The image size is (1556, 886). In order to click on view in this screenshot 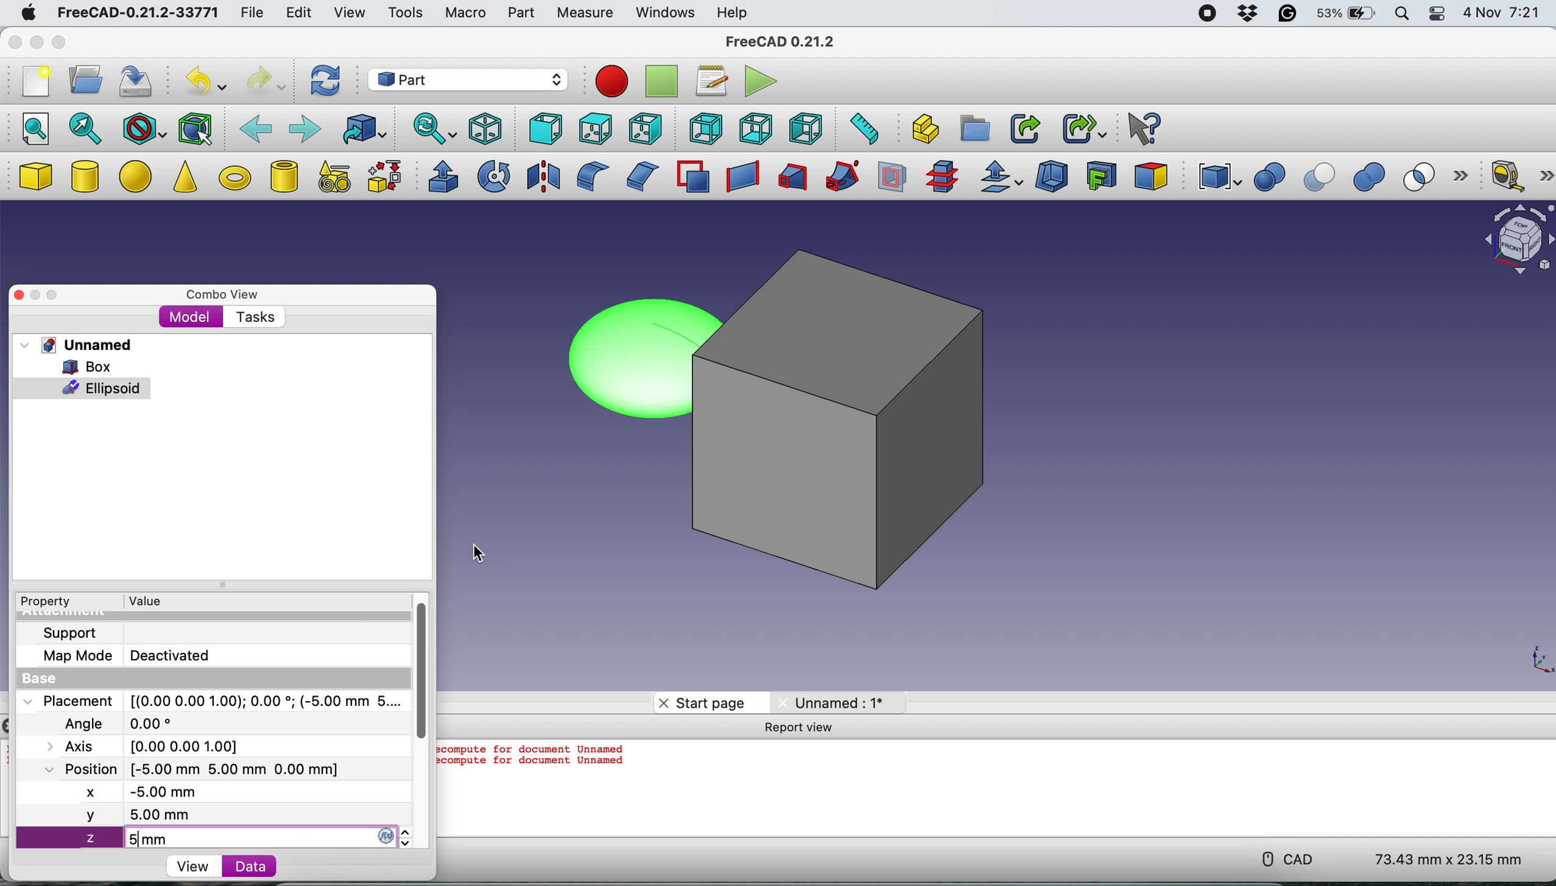, I will do `click(197, 865)`.